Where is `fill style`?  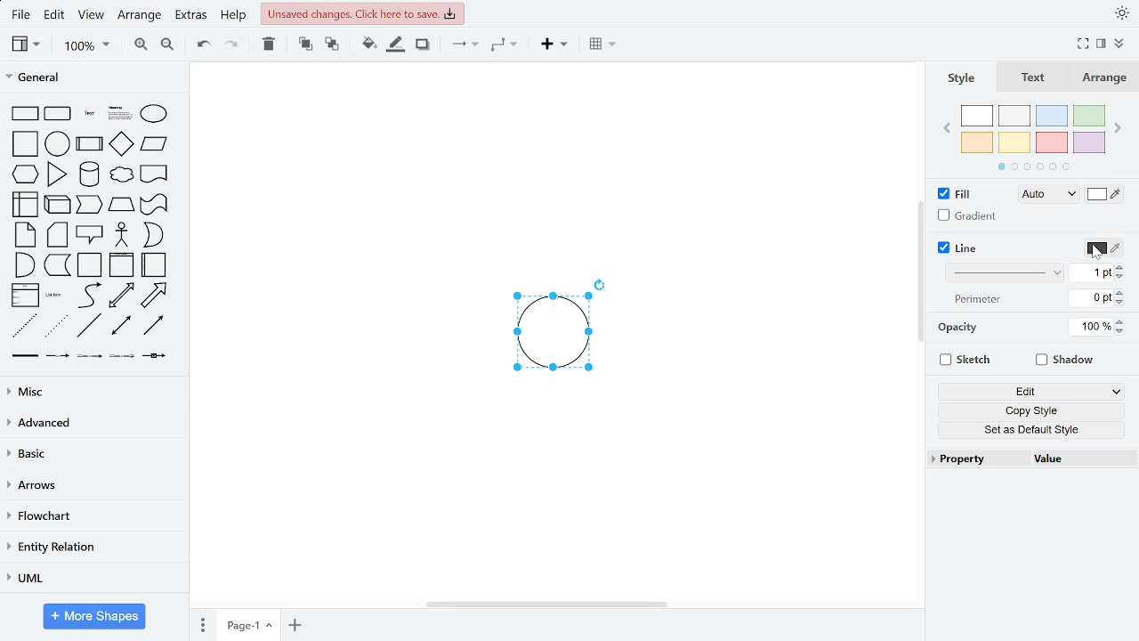 fill style is located at coordinates (1050, 195).